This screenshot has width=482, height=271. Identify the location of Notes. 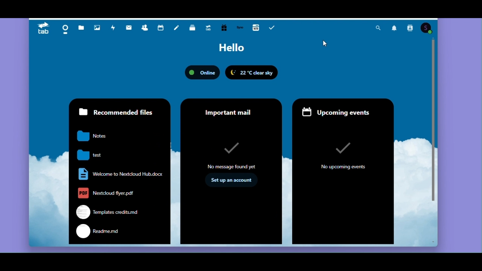
(177, 29).